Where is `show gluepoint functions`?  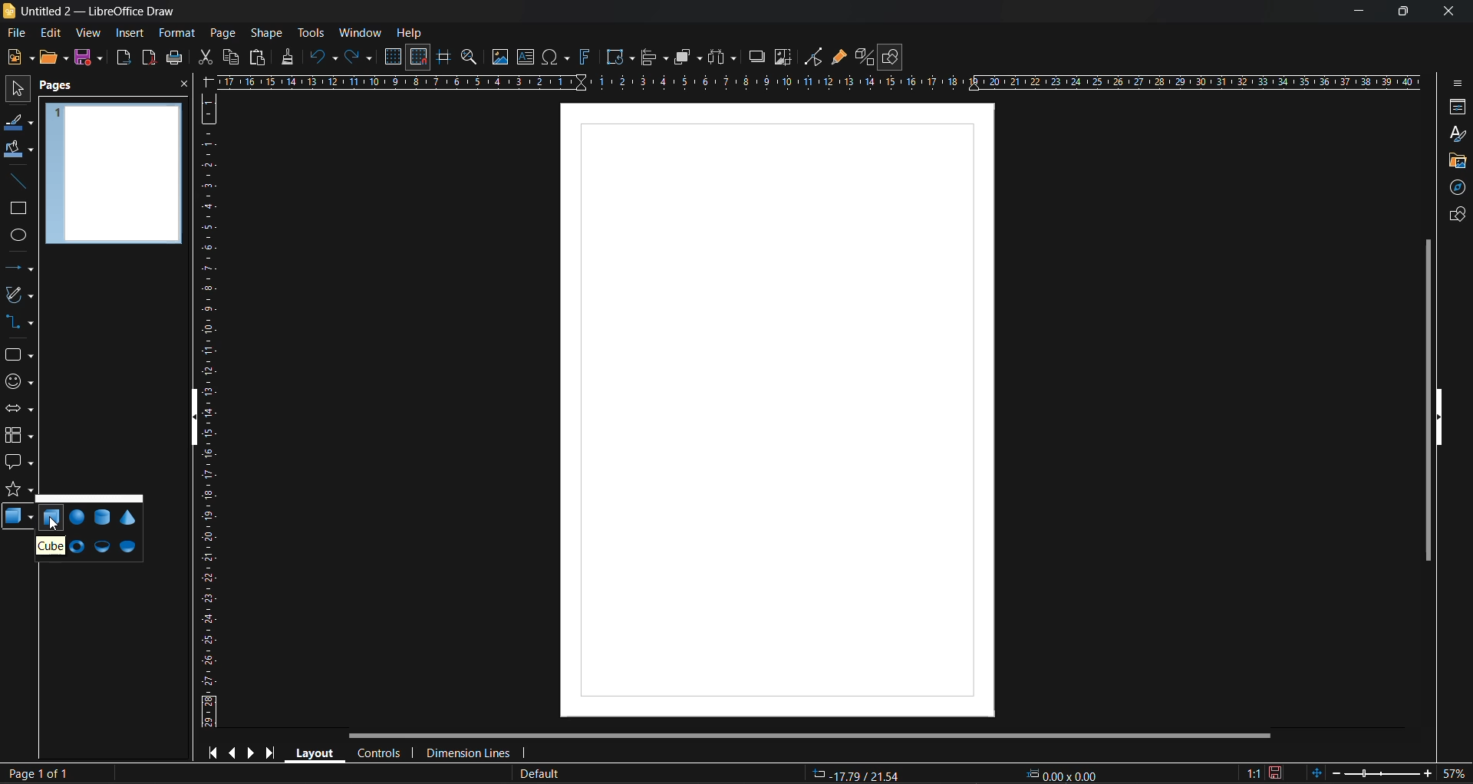
show gluepoint functions is located at coordinates (839, 58).